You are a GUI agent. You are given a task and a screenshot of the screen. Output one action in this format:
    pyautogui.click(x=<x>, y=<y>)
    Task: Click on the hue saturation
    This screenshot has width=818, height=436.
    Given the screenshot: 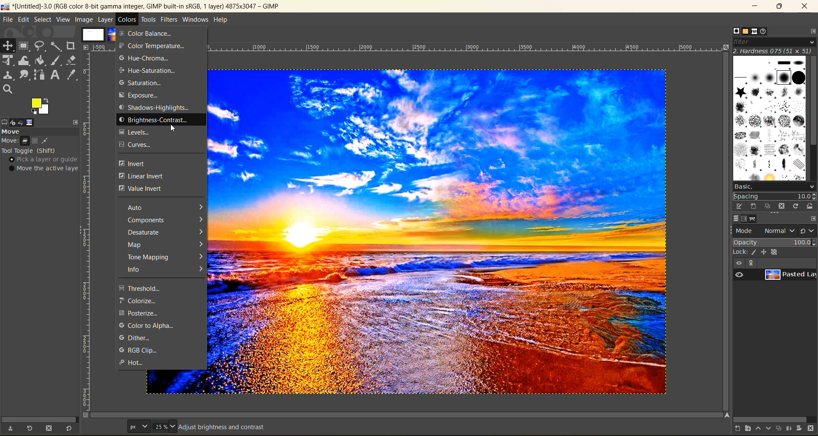 What is the action you would take?
    pyautogui.click(x=147, y=71)
    